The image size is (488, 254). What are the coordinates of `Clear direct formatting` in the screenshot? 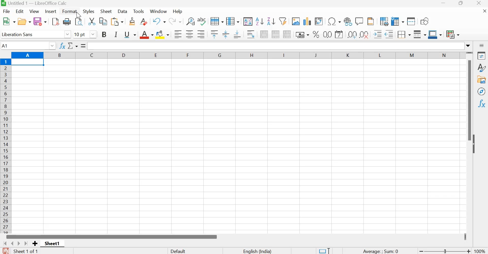 It's located at (143, 21).